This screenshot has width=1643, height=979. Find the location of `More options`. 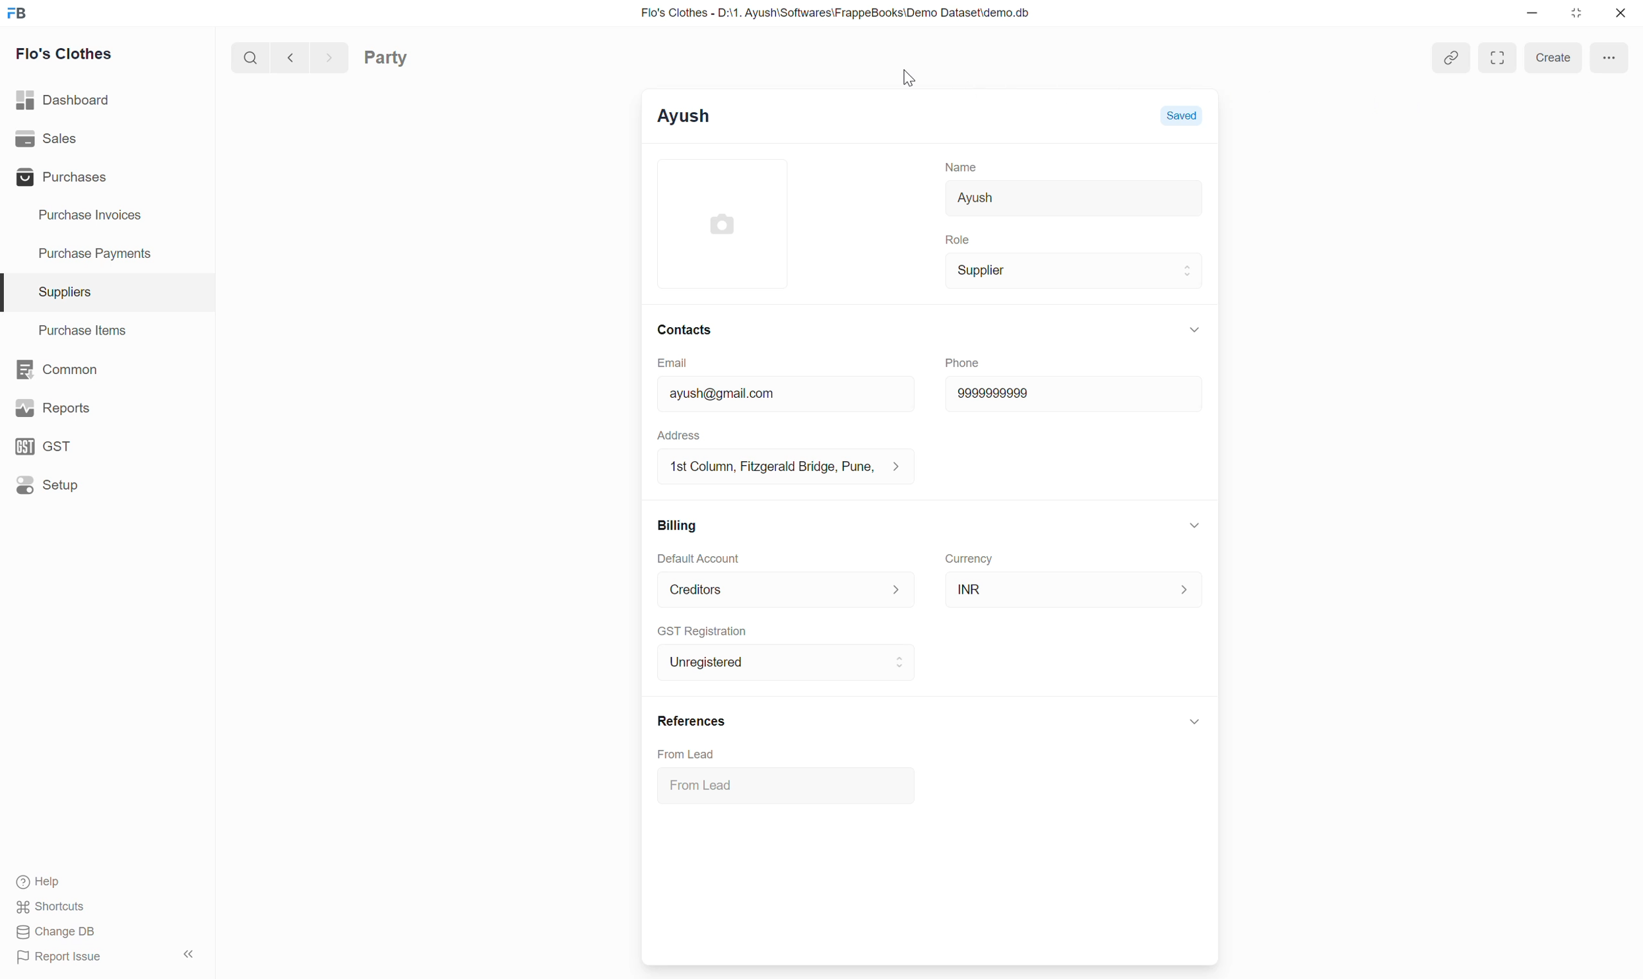

More options is located at coordinates (1610, 57).